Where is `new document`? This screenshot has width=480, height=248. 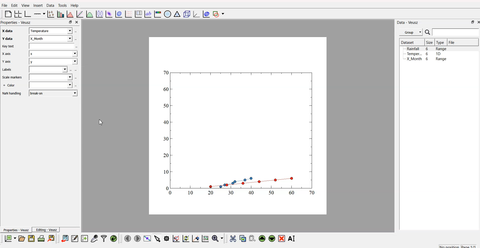
new document is located at coordinates (10, 239).